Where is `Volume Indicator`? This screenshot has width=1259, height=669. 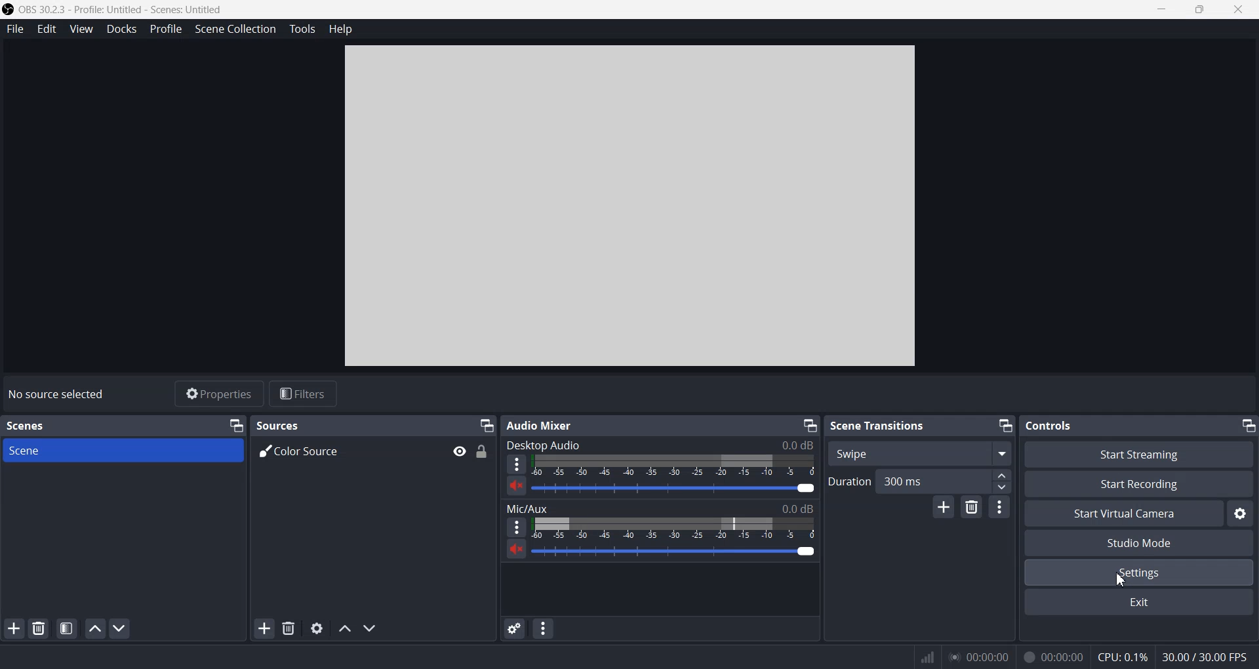
Volume Indicator is located at coordinates (674, 464).